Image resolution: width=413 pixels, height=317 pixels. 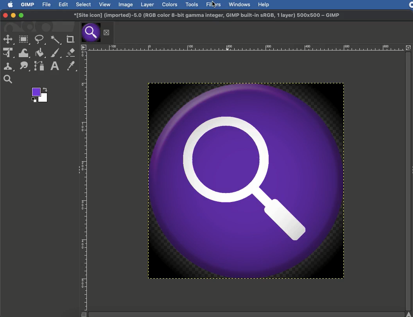 I want to click on cursor, so click(x=214, y=5).